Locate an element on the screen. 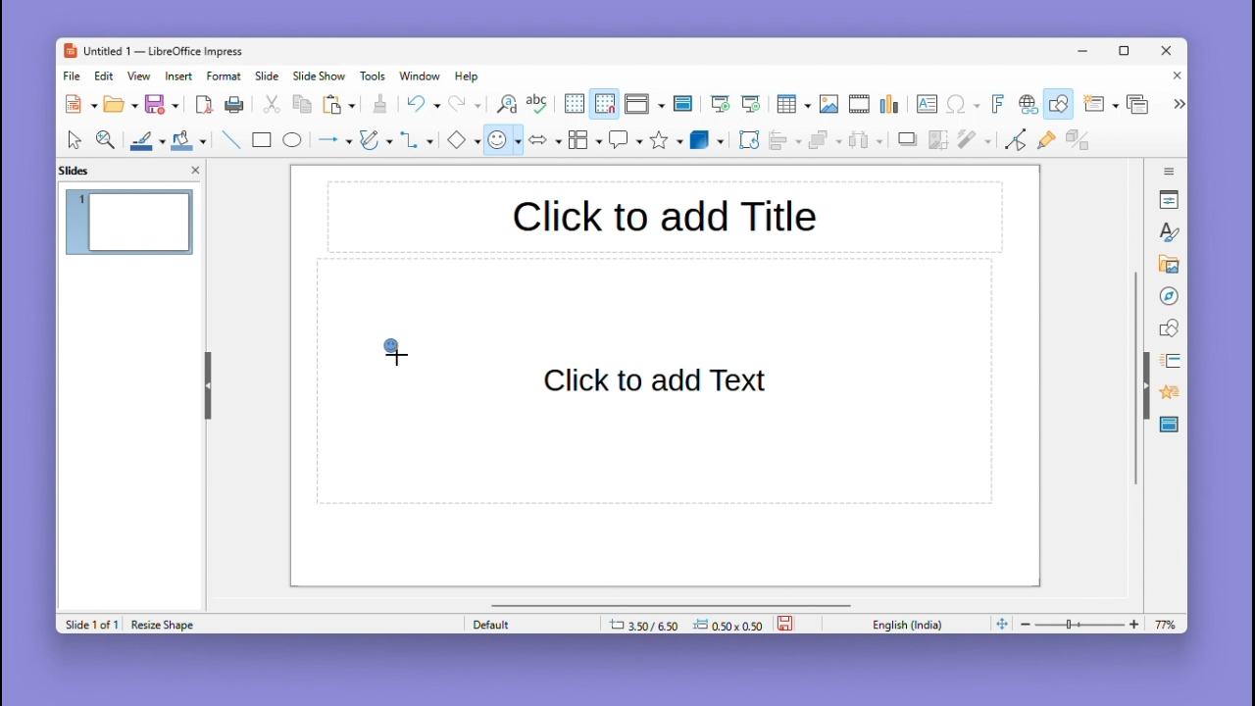 This screenshot has width=1255, height=706. Circle is located at coordinates (294, 142).